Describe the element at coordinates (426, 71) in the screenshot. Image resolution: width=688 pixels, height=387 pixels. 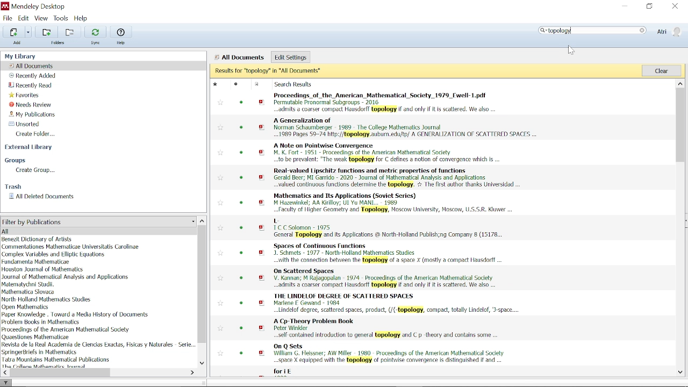
I see `results showing for "topology" in all documents` at that location.